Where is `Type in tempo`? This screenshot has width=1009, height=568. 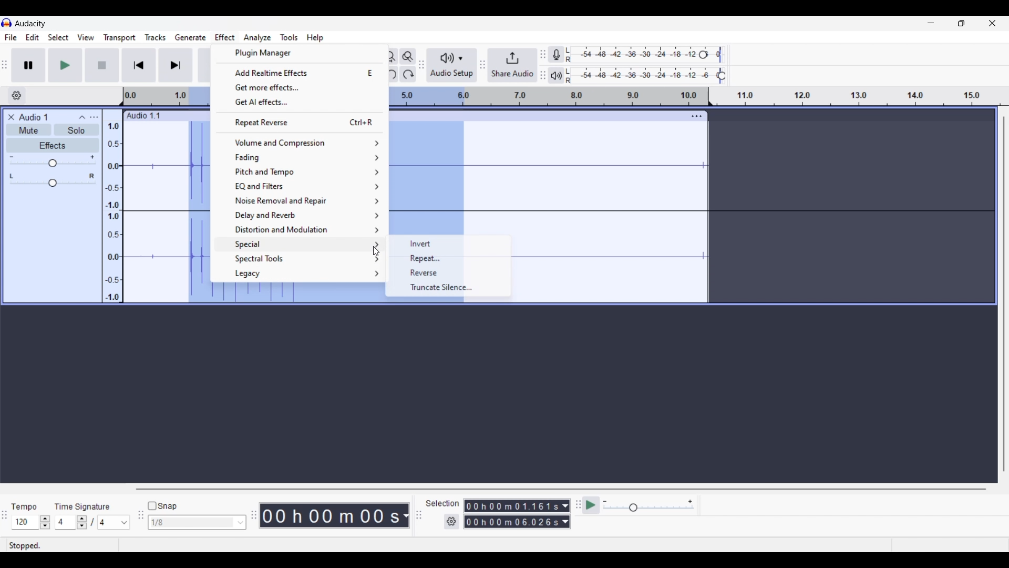 Type in tempo is located at coordinates (26, 522).